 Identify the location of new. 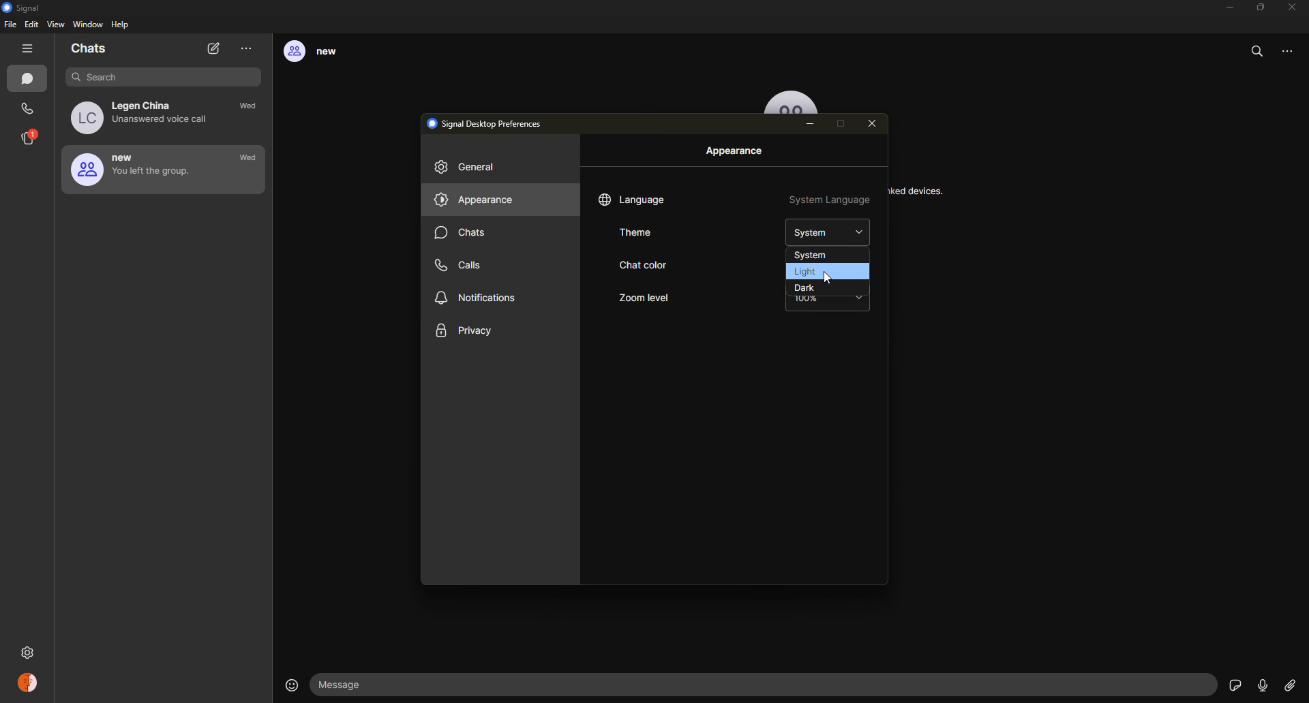
(321, 52).